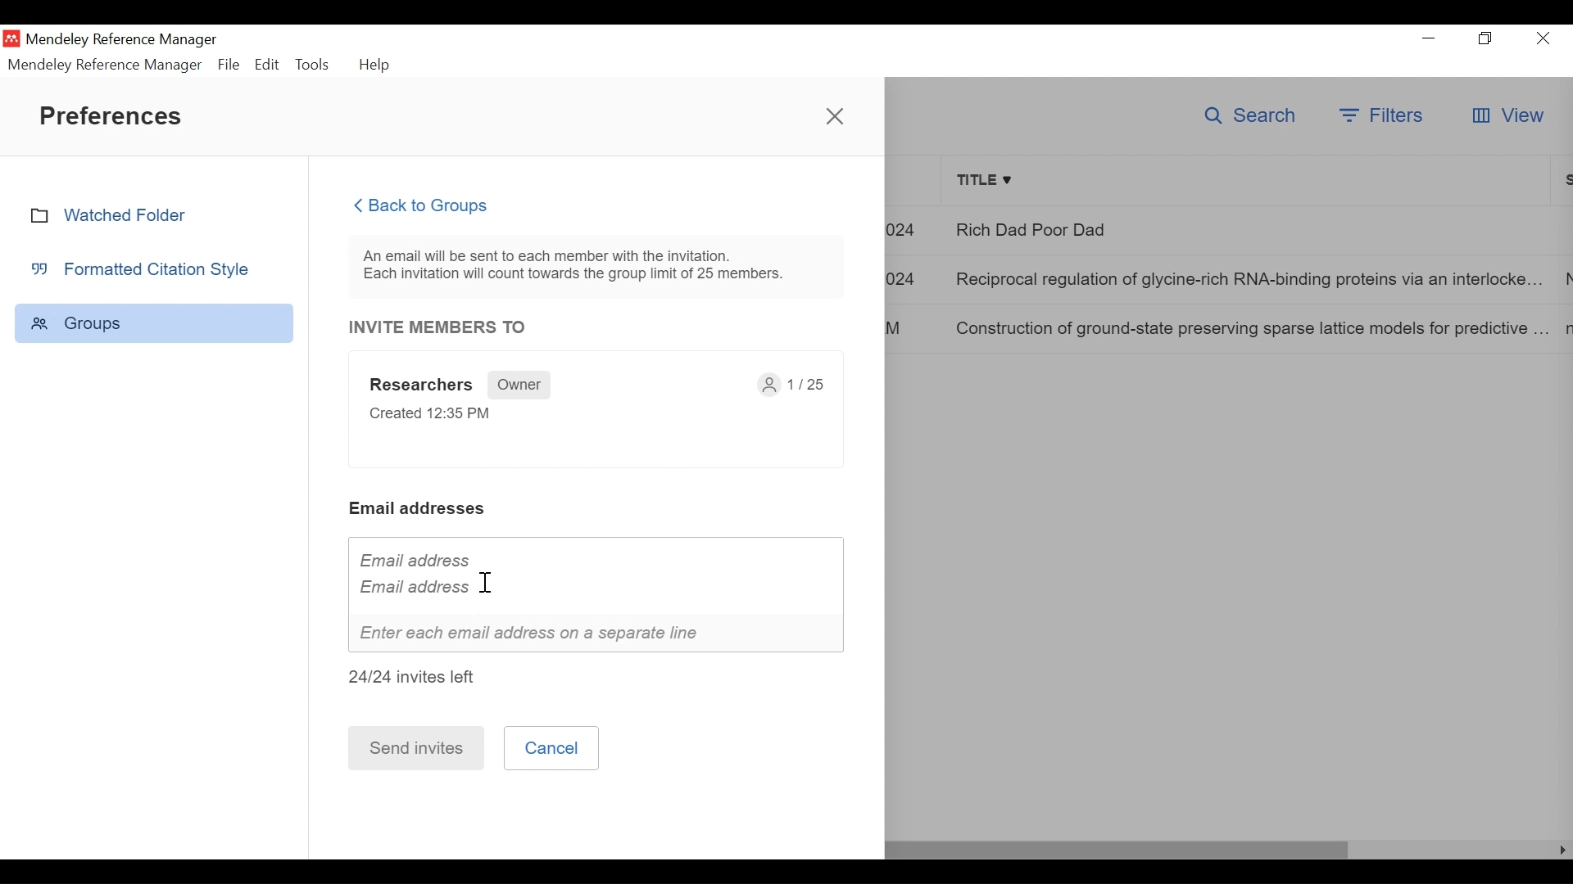 This screenshot has width=1573, height=884. Describe the element at coordinates (1247, 116) in the screenshot. I see `Search` at that location.